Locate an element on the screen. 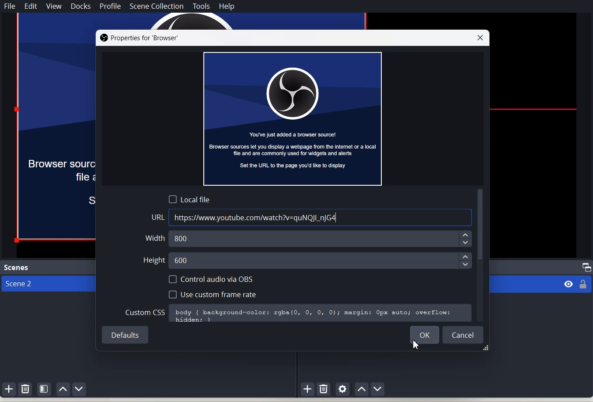  File is located at coordinates (10, 6).